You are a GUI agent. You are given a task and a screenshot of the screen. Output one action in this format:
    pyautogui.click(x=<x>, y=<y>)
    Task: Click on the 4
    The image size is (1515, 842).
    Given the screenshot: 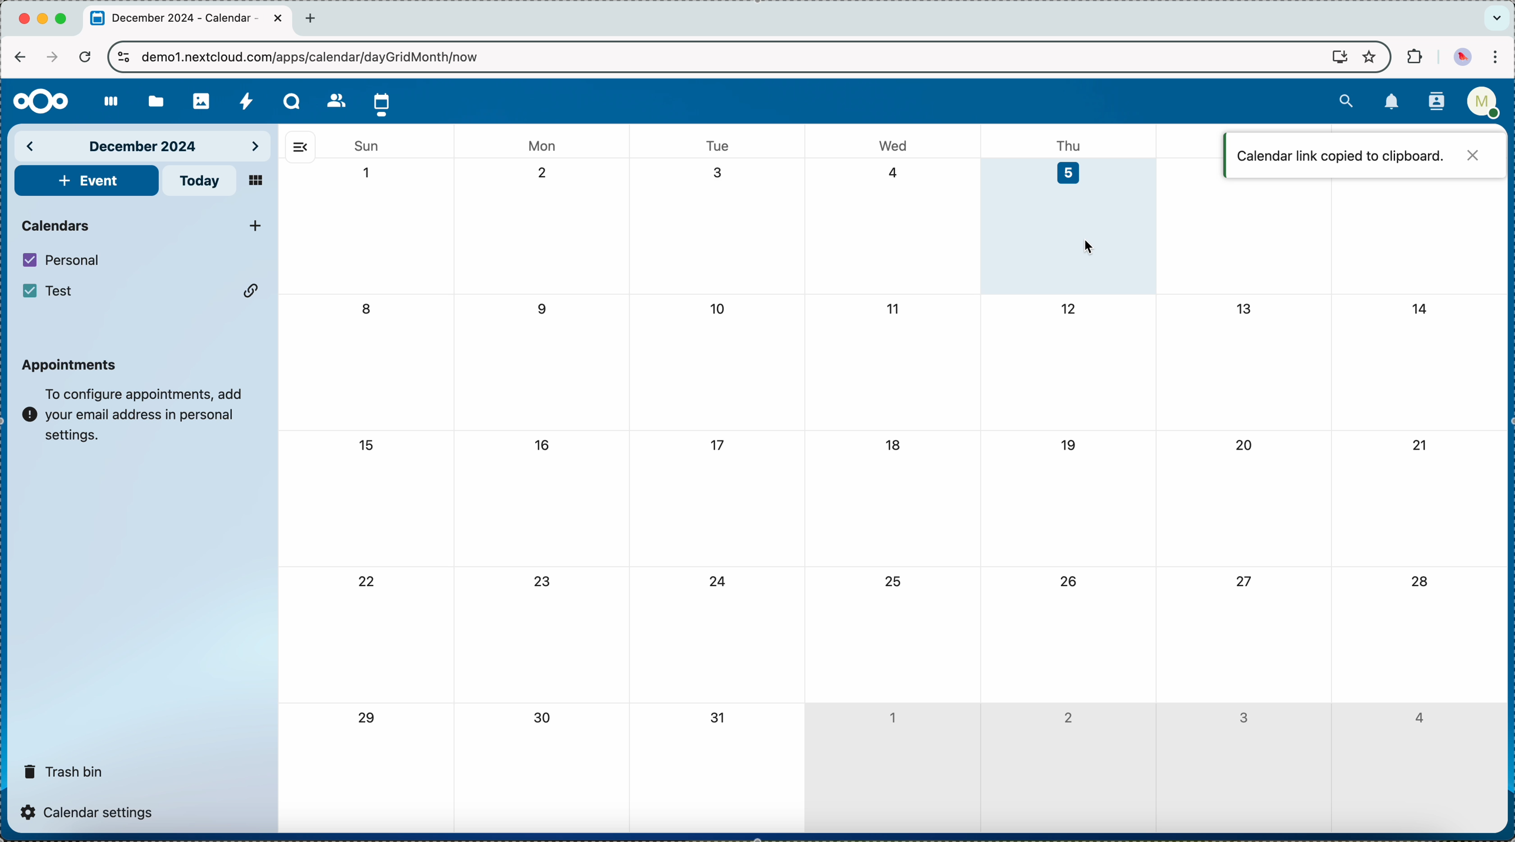 What is the action you would take?
    pyautogui.click(x=894, y=172)
    